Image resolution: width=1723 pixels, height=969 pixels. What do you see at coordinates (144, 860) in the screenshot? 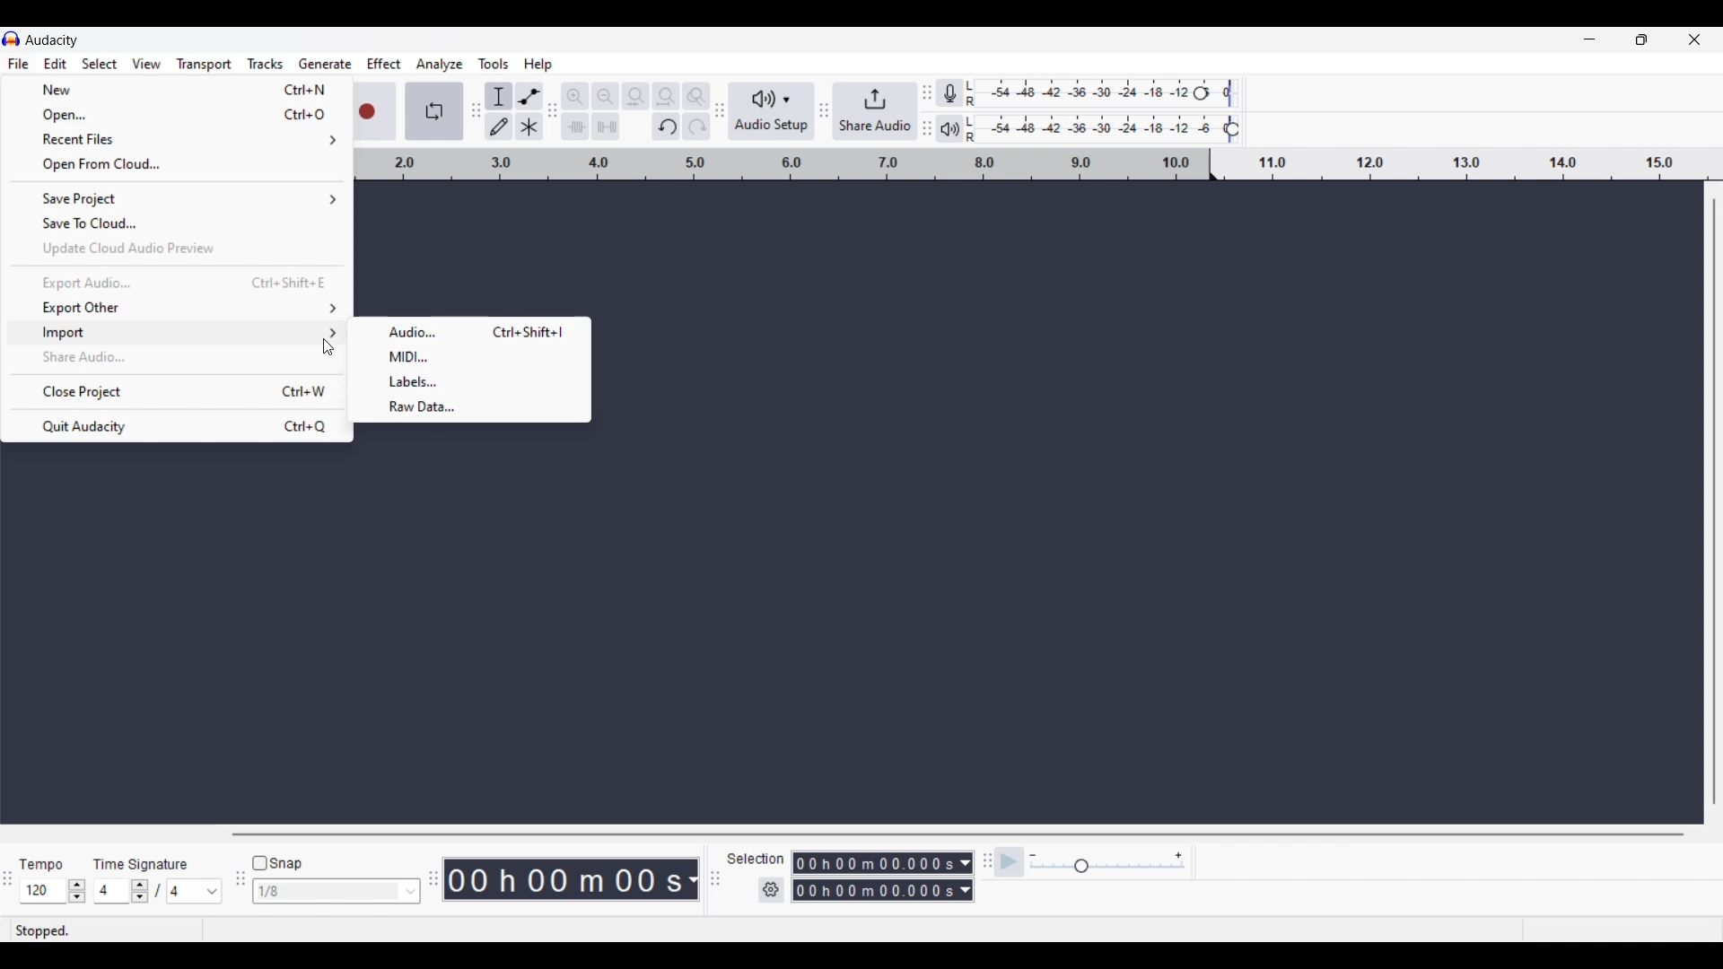
I see `Time Signature` at bounding box center [144, 860].